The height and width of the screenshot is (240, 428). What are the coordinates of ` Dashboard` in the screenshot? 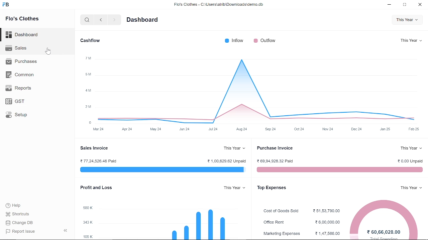 It's located at (143, 20).